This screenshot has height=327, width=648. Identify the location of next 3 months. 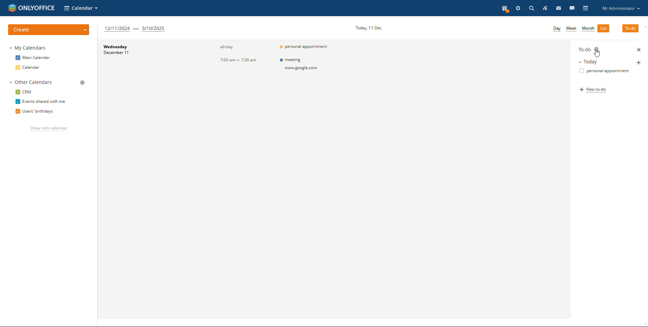
(136, 29).